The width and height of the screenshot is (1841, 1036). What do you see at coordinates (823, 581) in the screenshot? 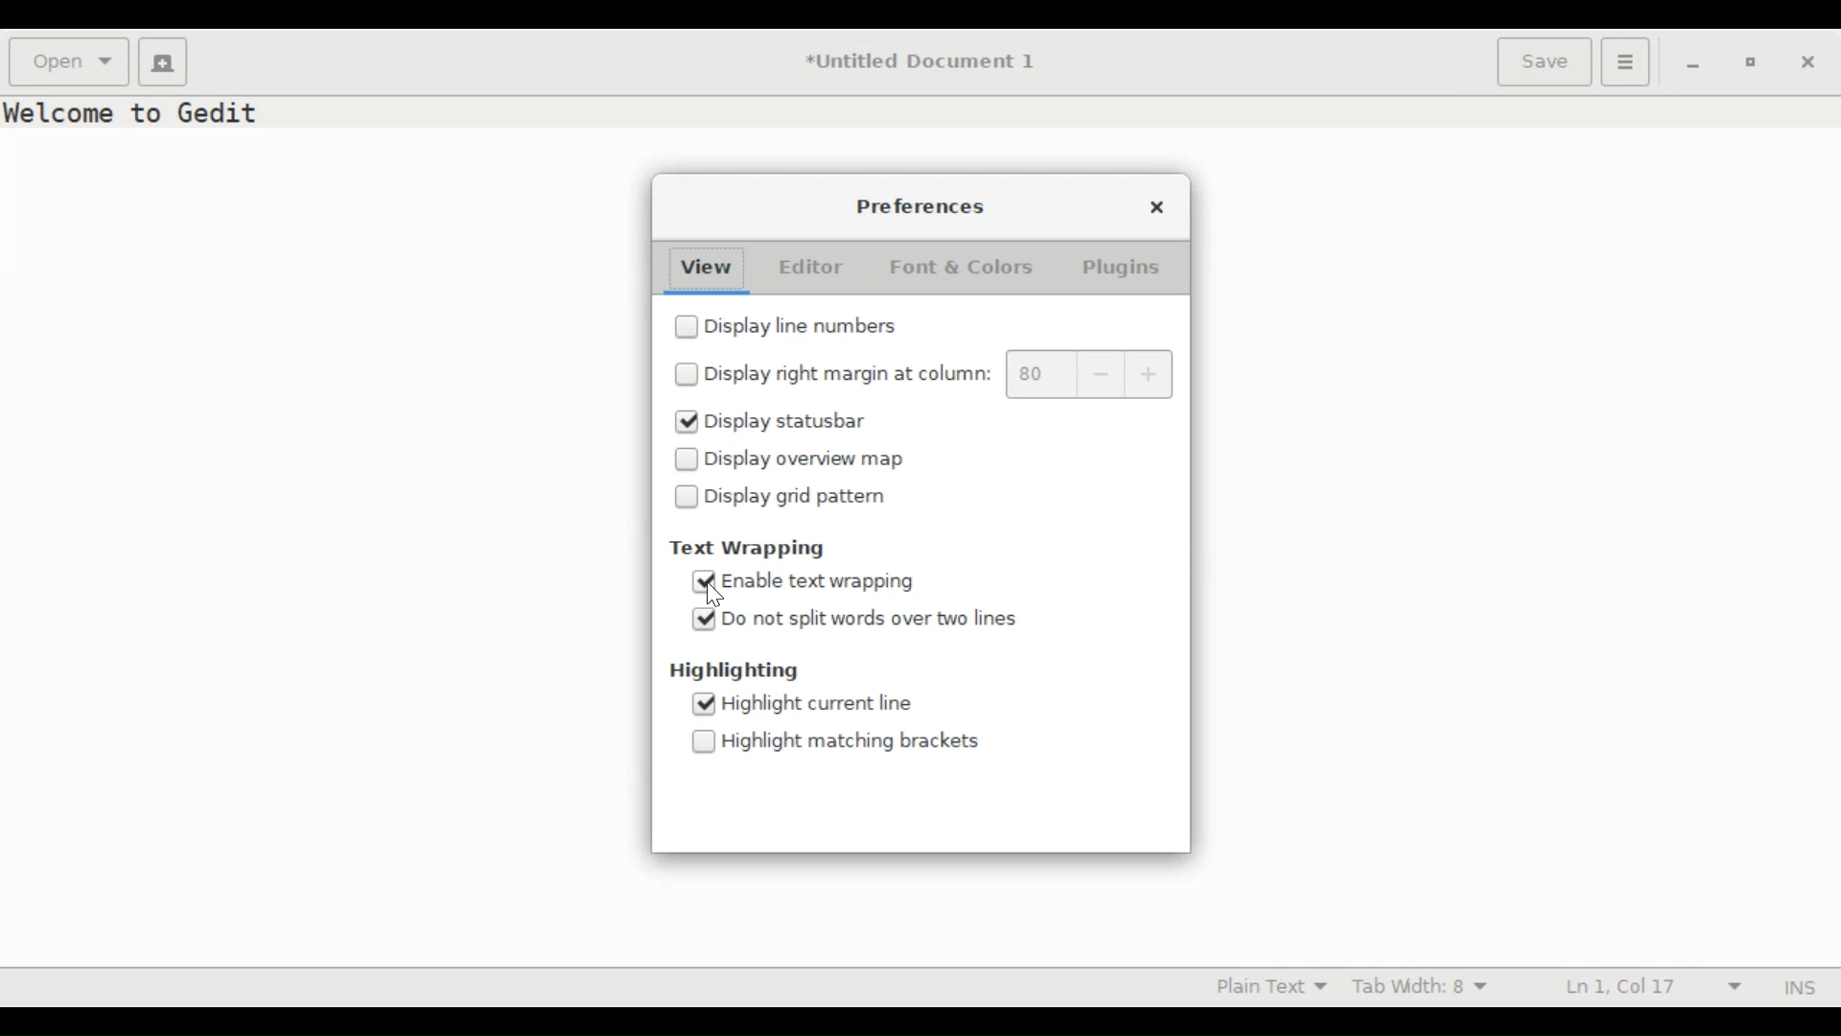
I see `Enable text wrapping` at bounding box center [823, 581].